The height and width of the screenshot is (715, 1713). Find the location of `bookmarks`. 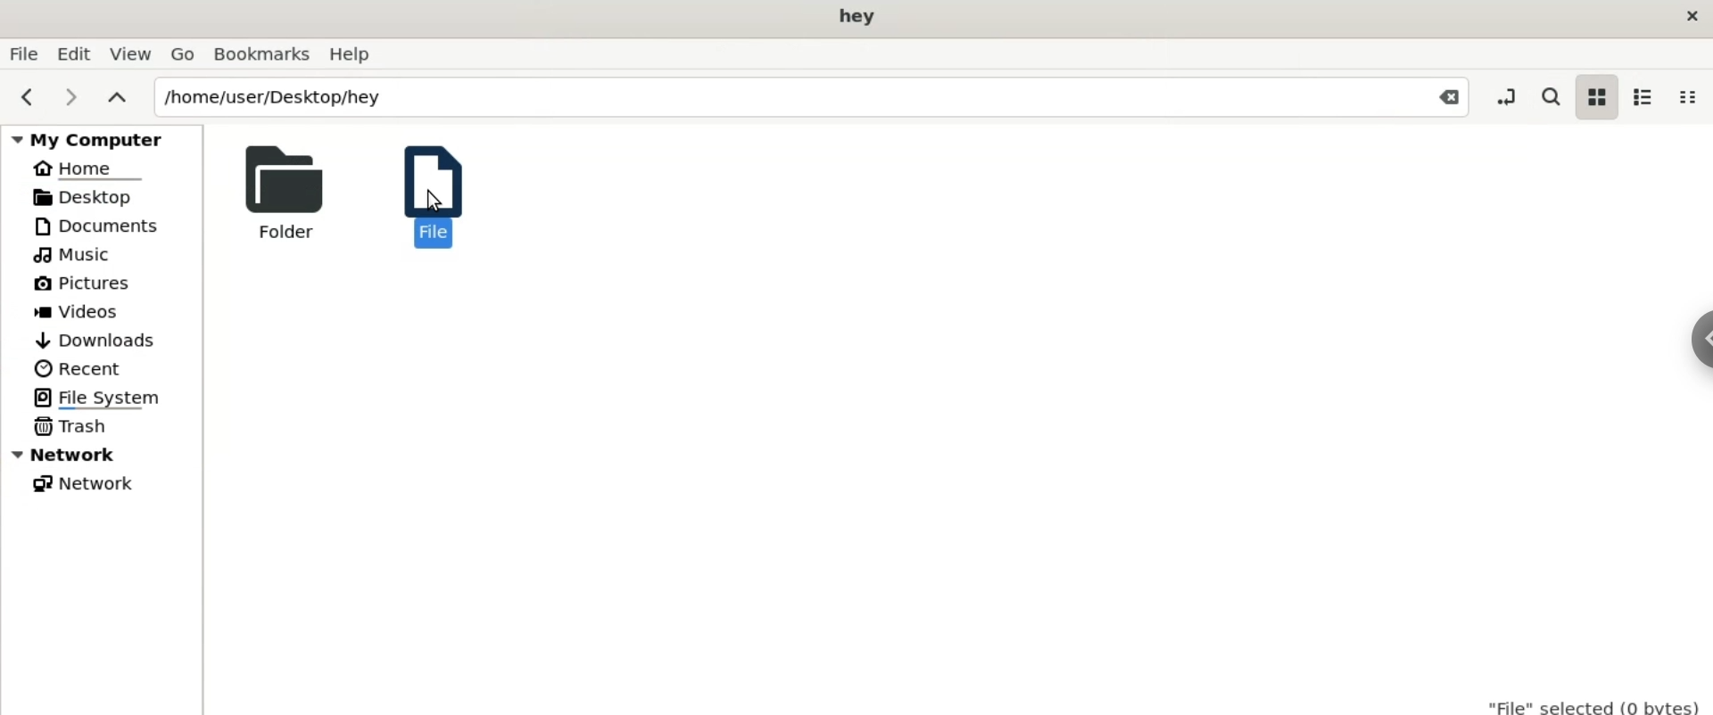

bookmarks is located at coordinates (263, 54).